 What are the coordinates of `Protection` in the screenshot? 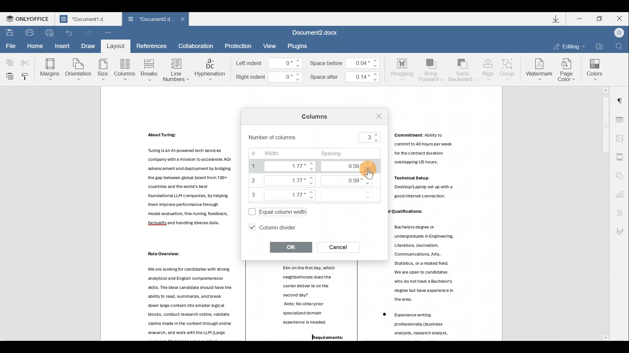 It's located at (238, 46).